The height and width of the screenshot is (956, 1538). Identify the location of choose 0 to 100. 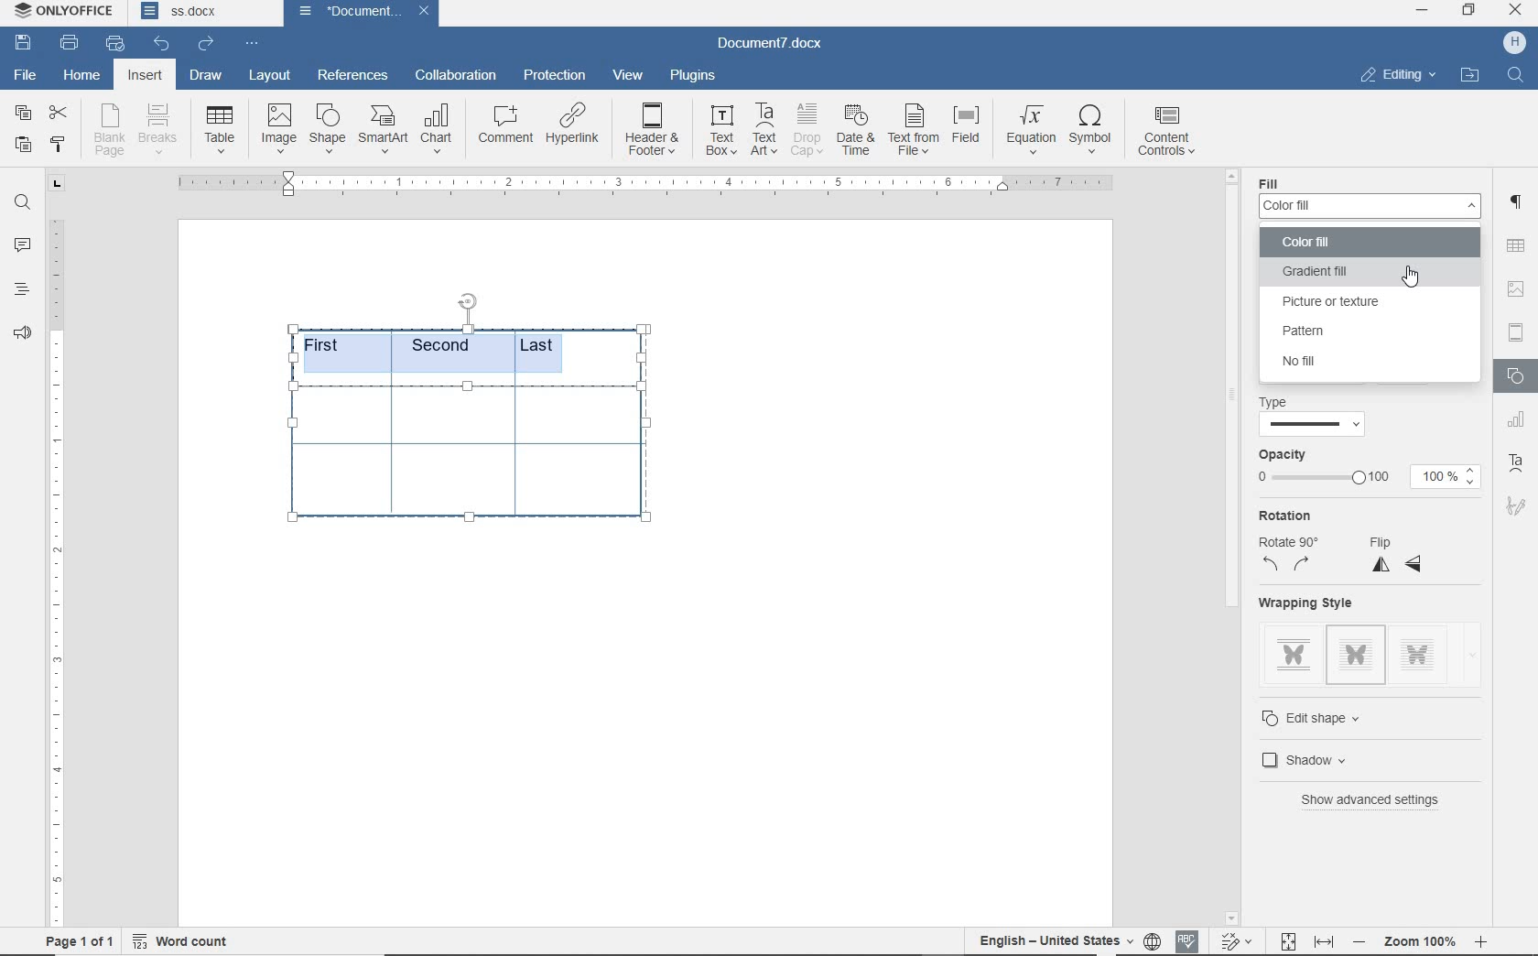
(1327, 479).